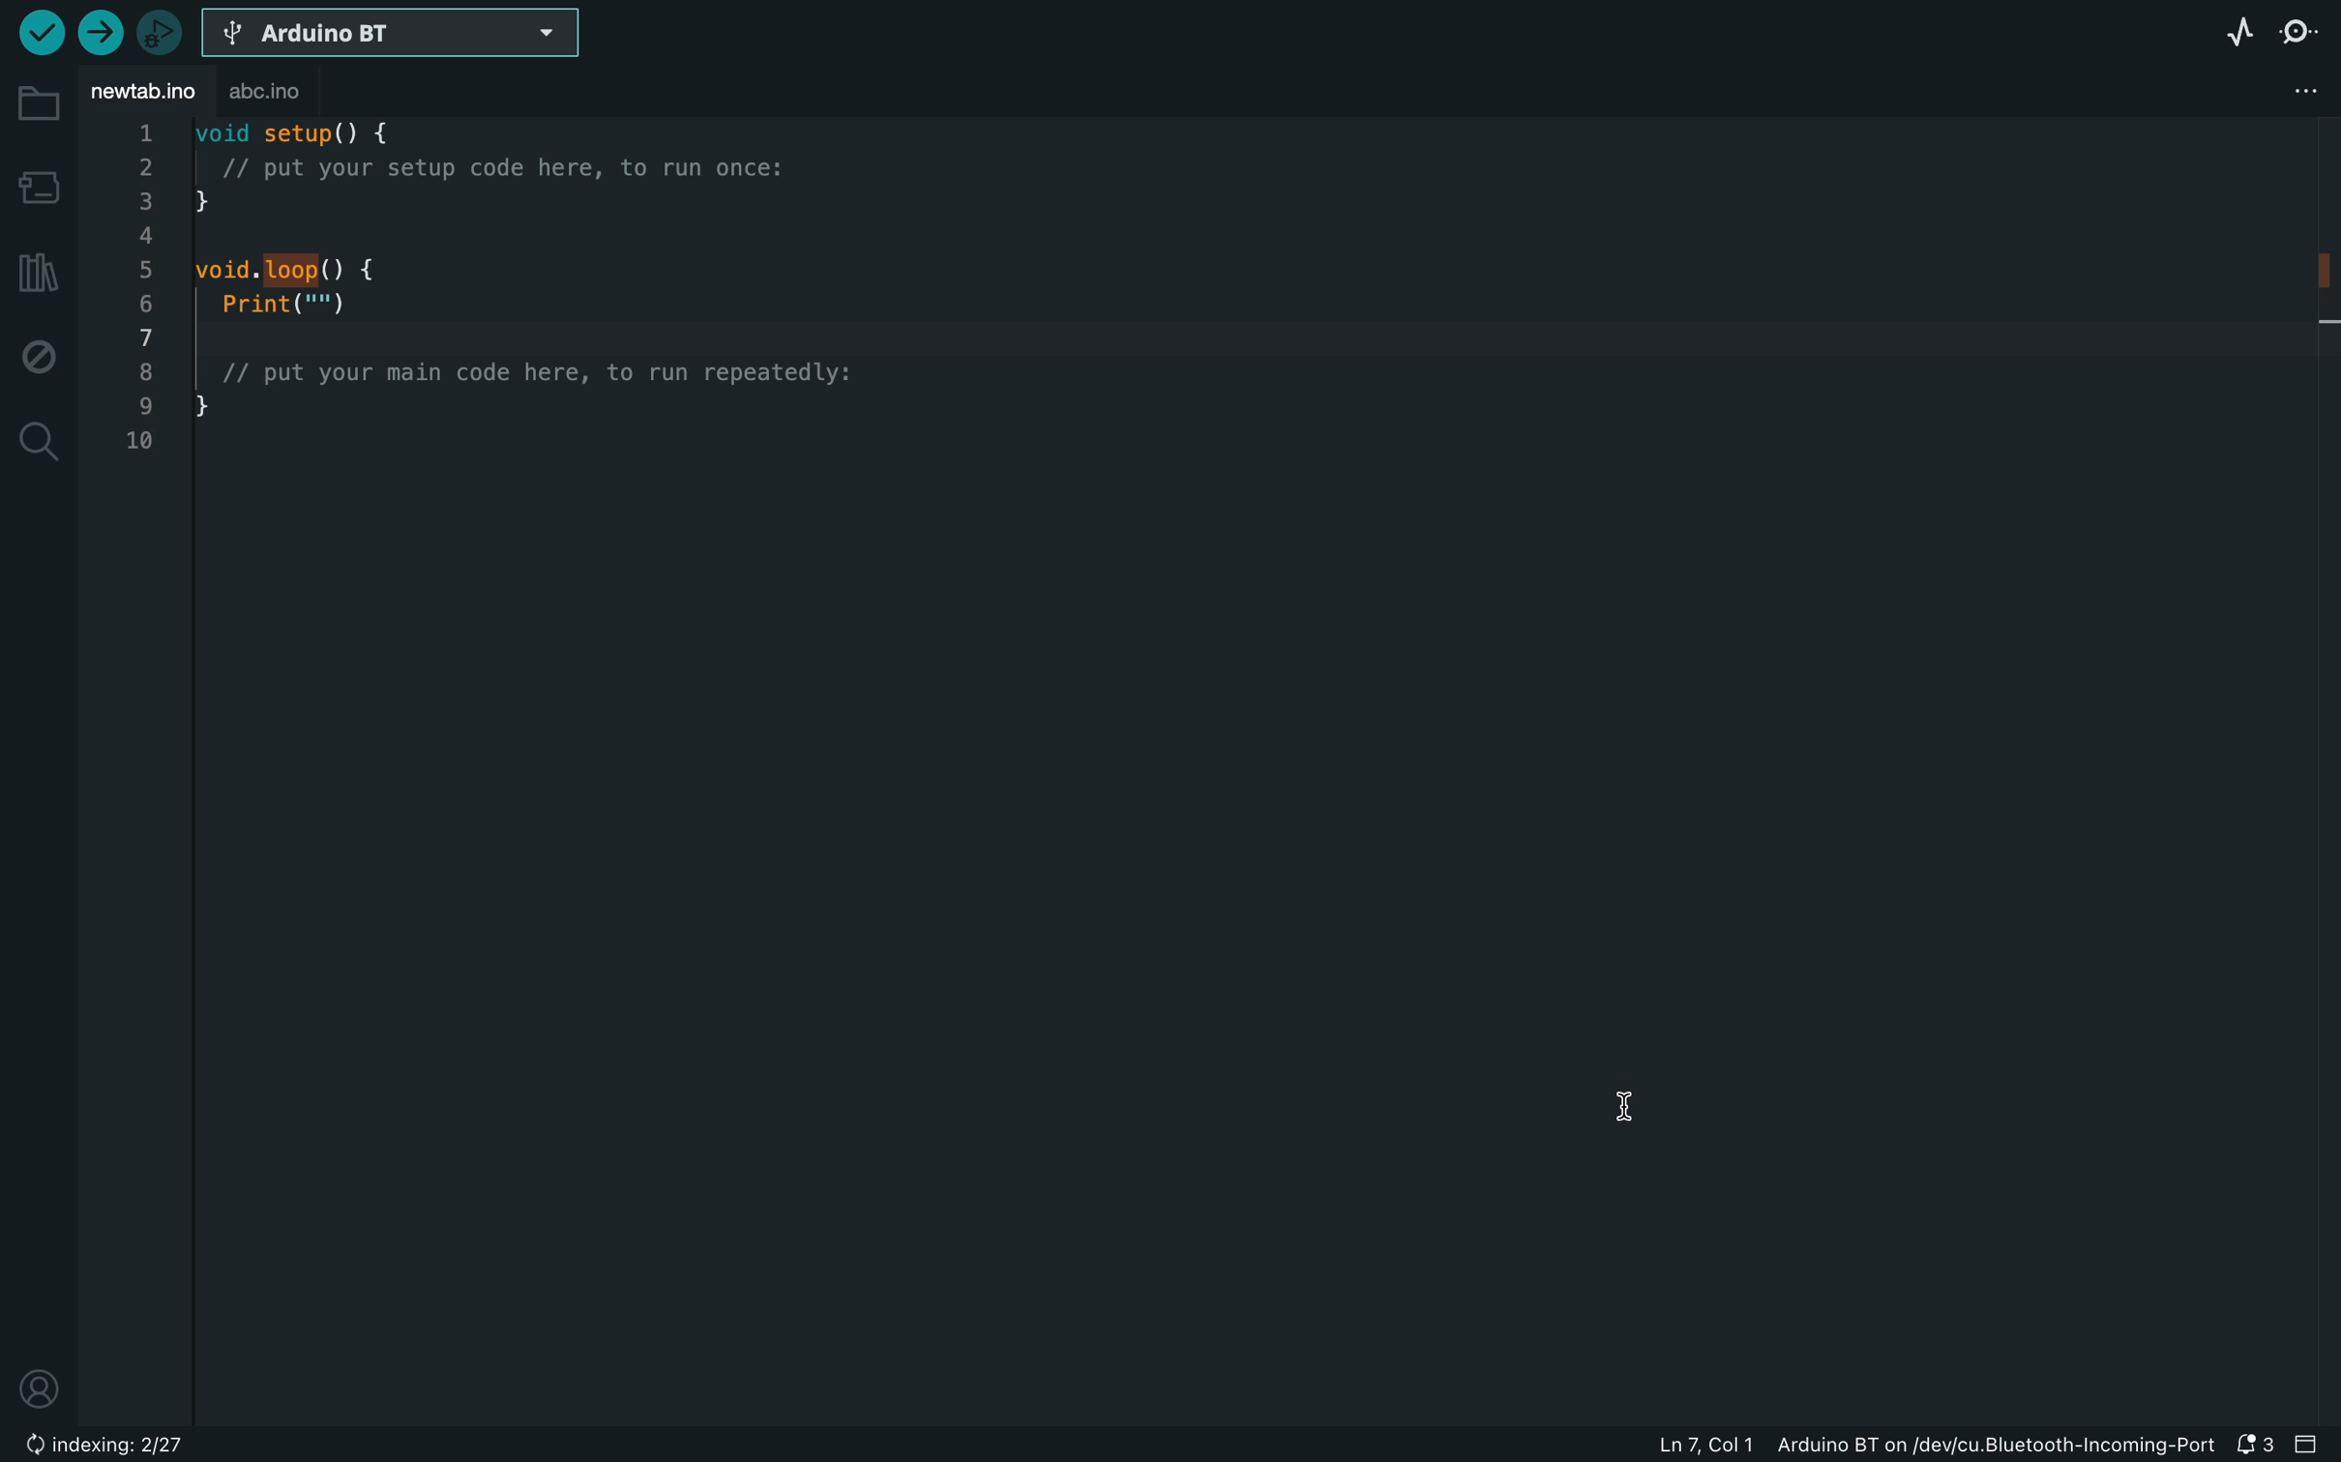 This screenshot has width=2341, height=1462. Describe the element at coordinates (268, 92) in the screenshot. I see `abc` at that location.